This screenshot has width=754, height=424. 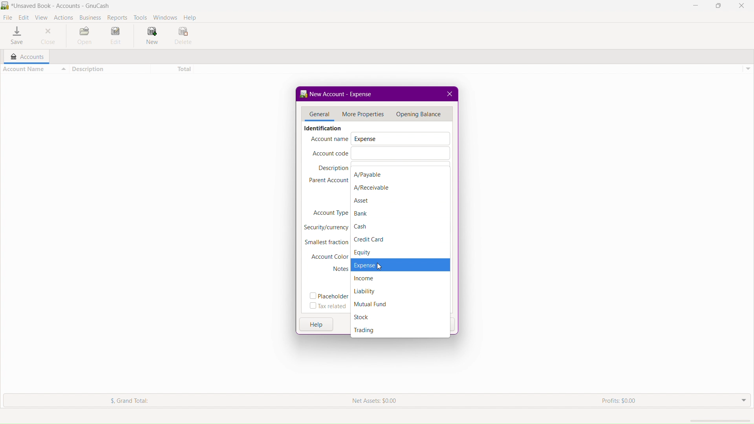 What do you see at coordinates (330, 256) in the screenshot?
I see `Account Color` at bounding box center [330, 256].